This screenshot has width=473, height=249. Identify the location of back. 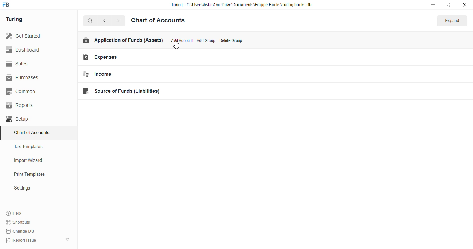
(104, 21).